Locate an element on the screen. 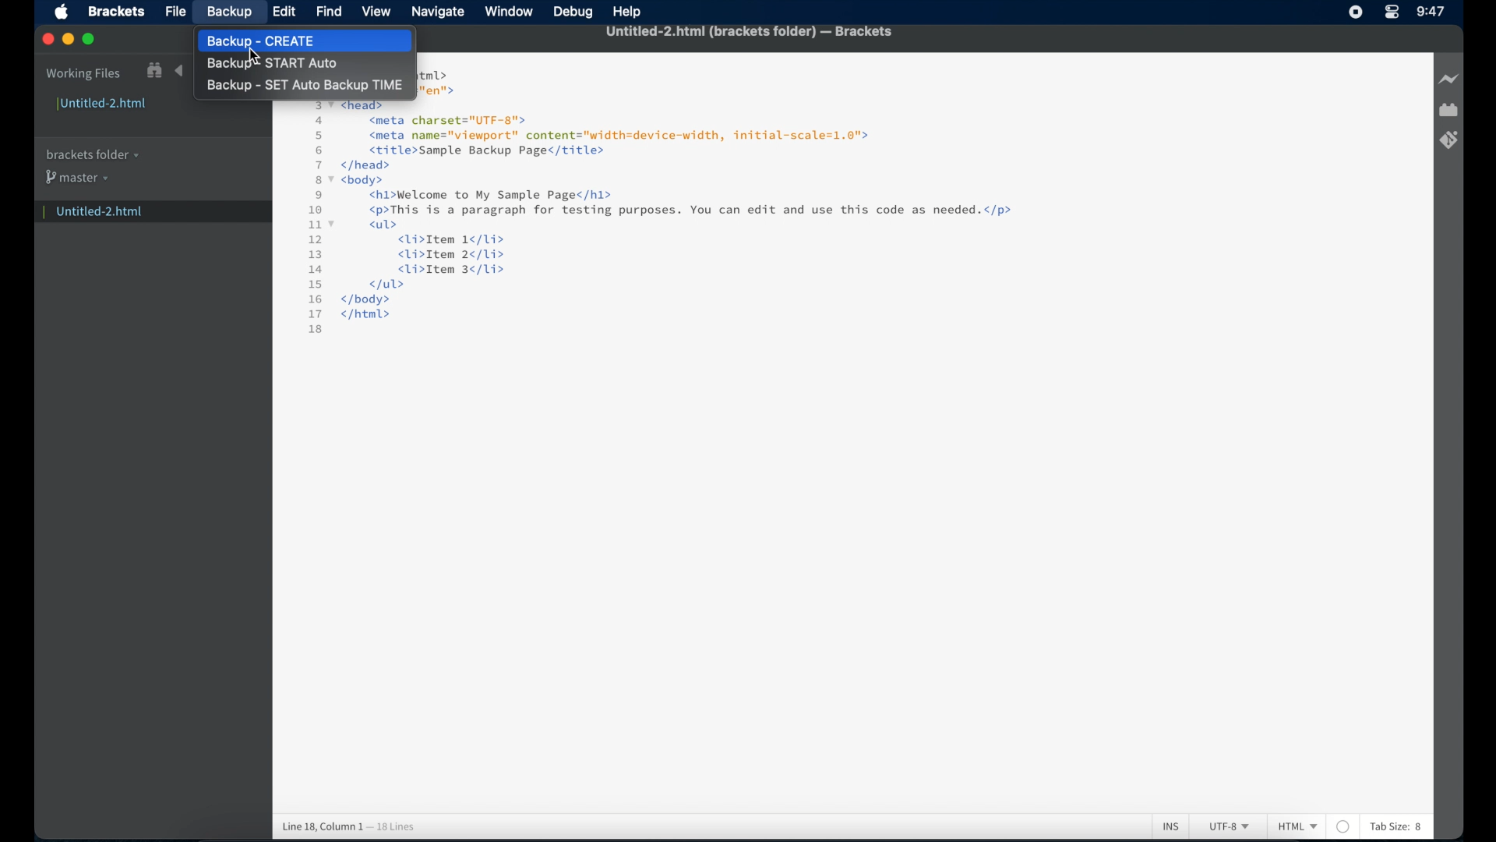 The image size is (1496, 842). help is located at coordinates (628, 12).